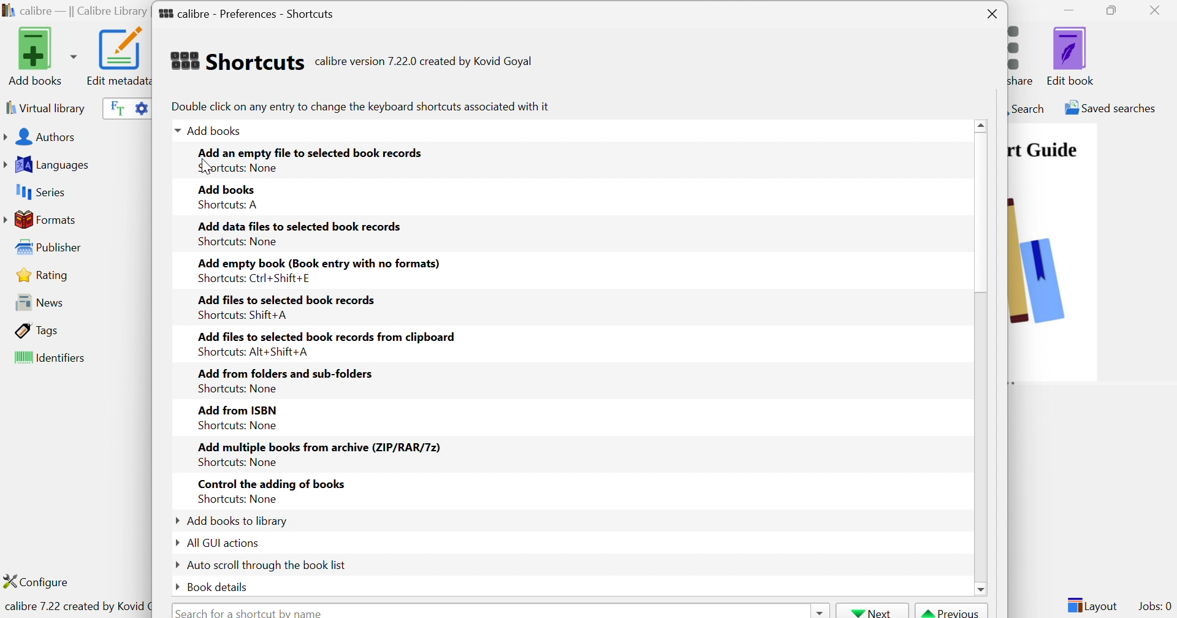 The width and height of the screenshot is (1177, 618). Describe the element at coordinates (359, 106) in the screenshot. I see `Double click on any entry to change the keyboard shortcuts associated with it` at that location.